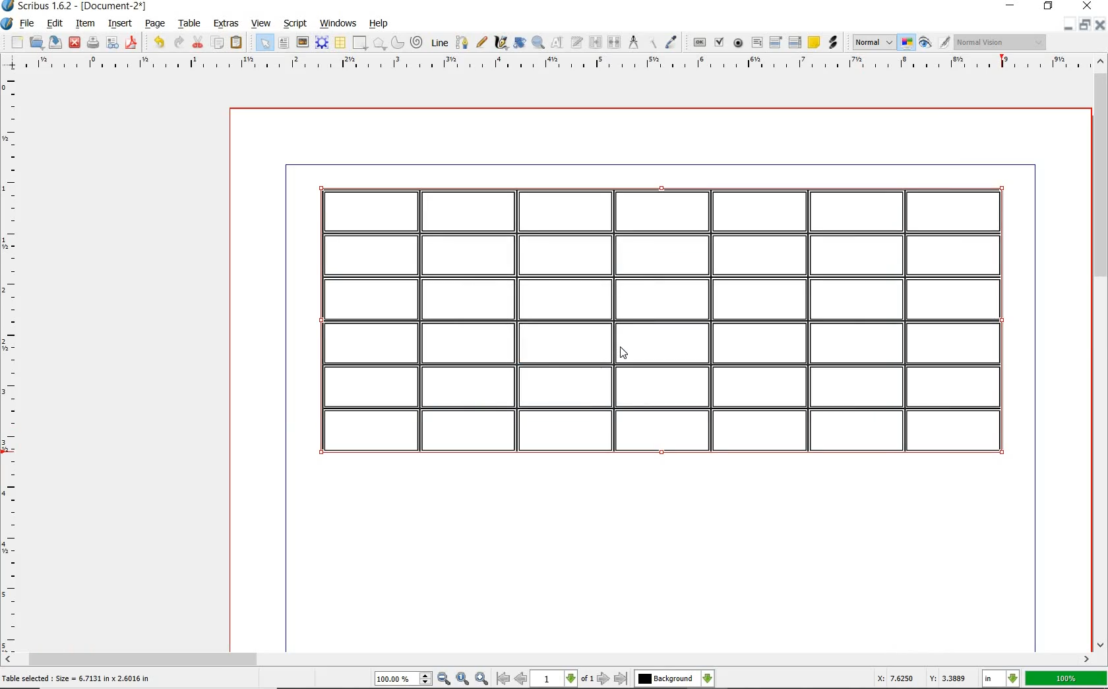 The width and height of the screenshot is (1108, 689). I want to click on arc, so click(398, 45).